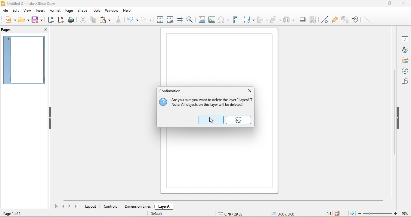  Describe the element at coordinates (127, 10) in the screenshot. I see `help` at that location.